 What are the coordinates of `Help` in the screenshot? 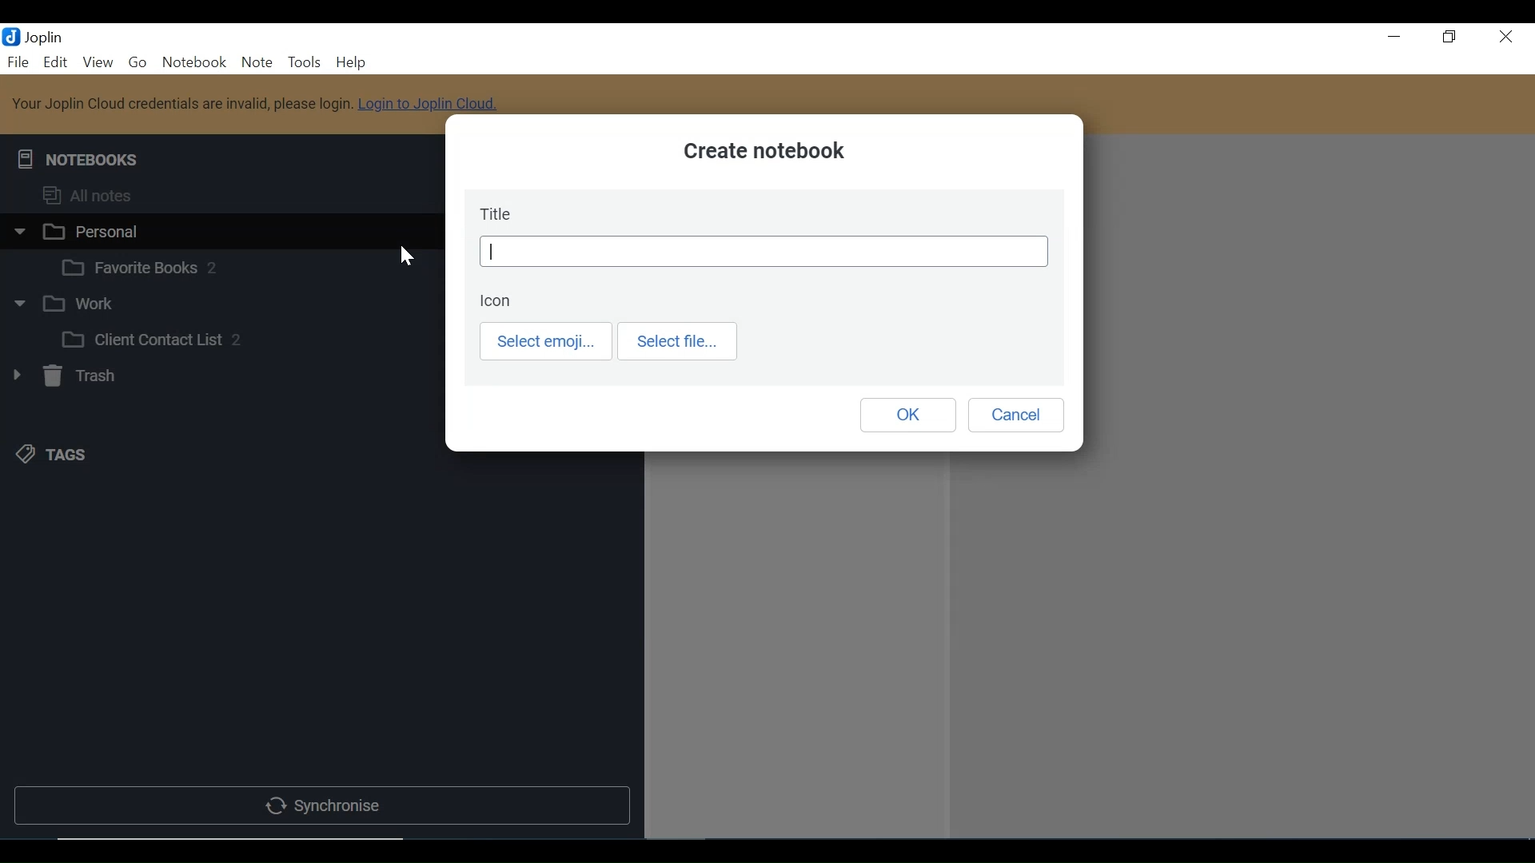 It's located at (351, 63).